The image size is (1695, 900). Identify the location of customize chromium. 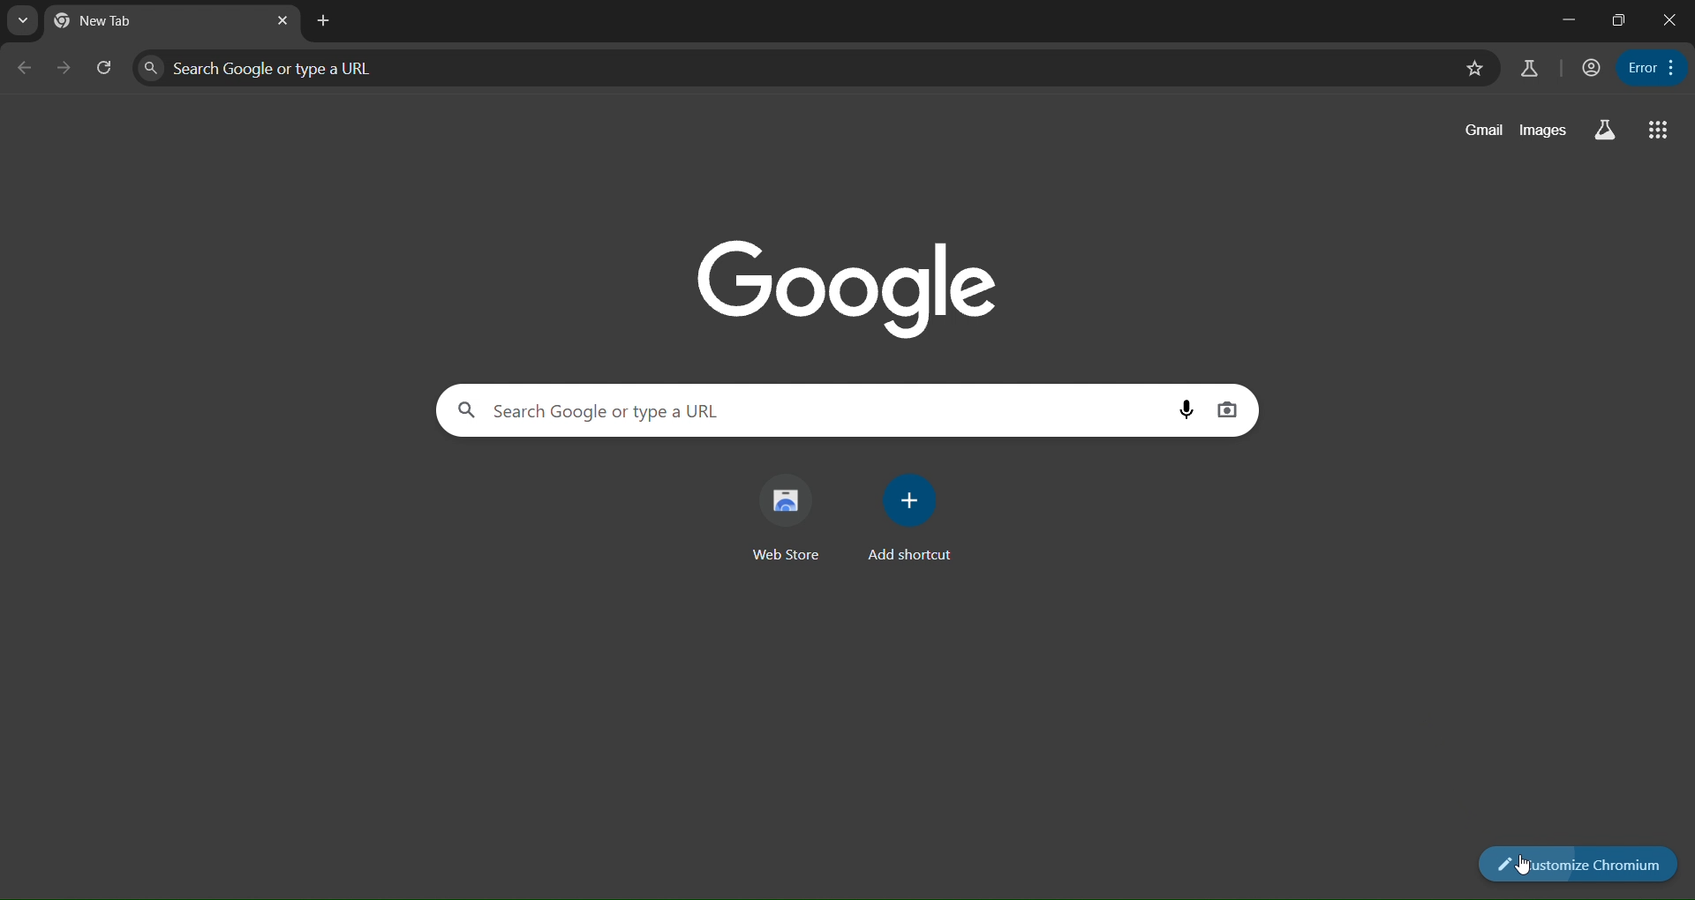
(1578, 864).